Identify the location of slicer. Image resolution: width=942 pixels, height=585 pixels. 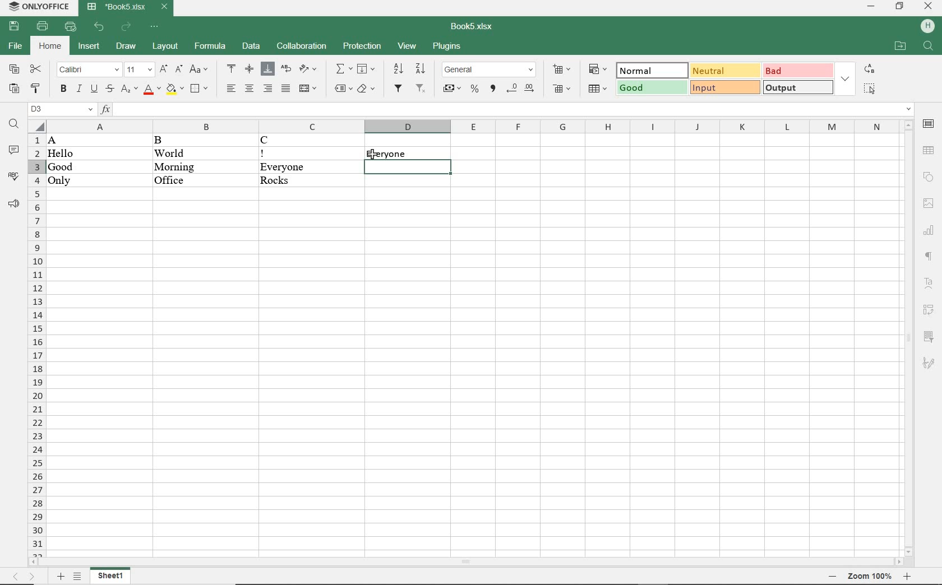
(928, 336).